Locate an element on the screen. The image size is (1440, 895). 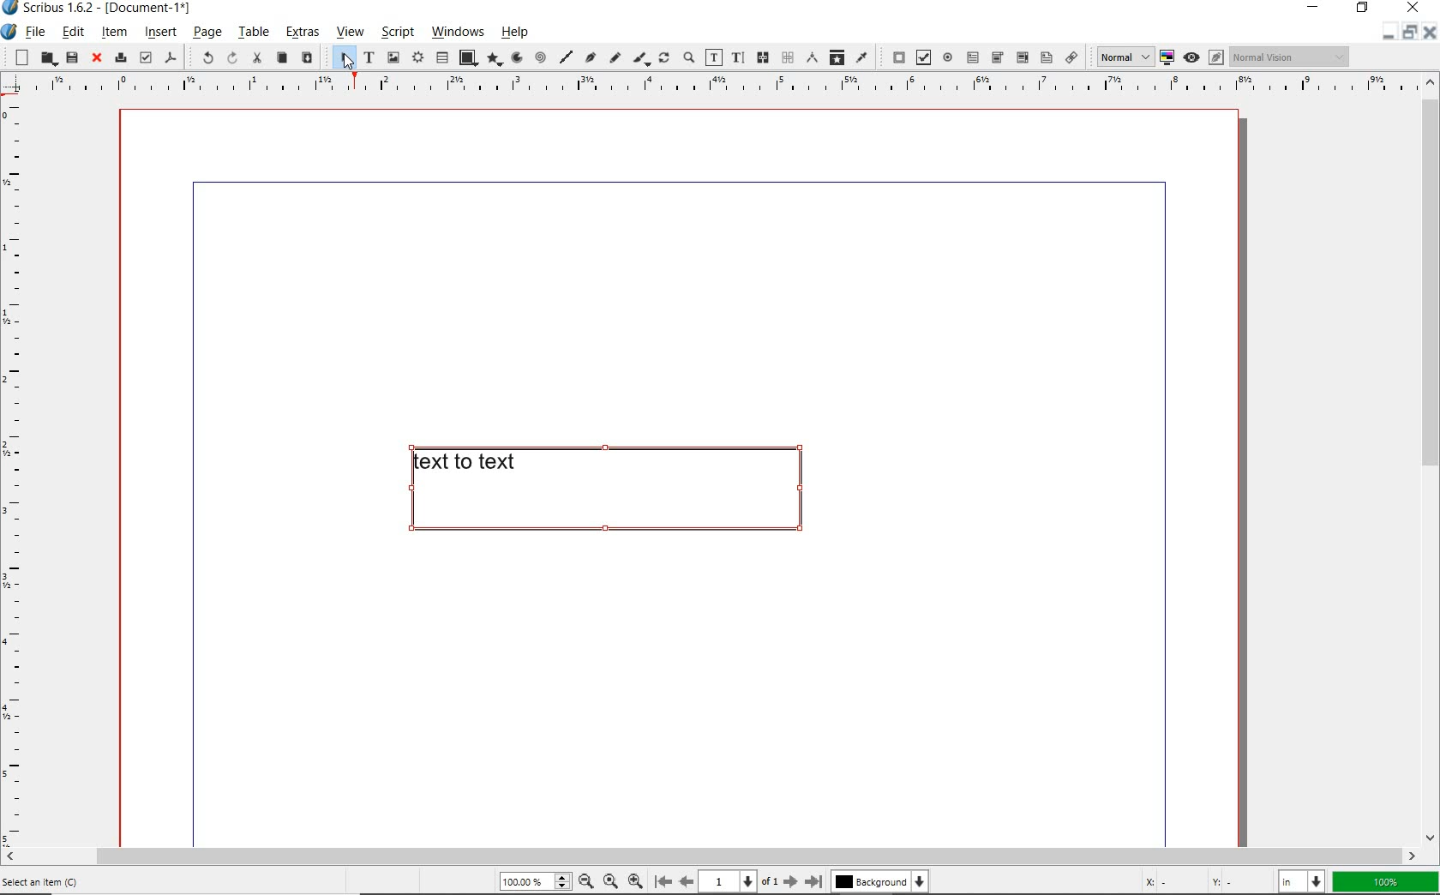
render frame is located at coordinates (417, 58).